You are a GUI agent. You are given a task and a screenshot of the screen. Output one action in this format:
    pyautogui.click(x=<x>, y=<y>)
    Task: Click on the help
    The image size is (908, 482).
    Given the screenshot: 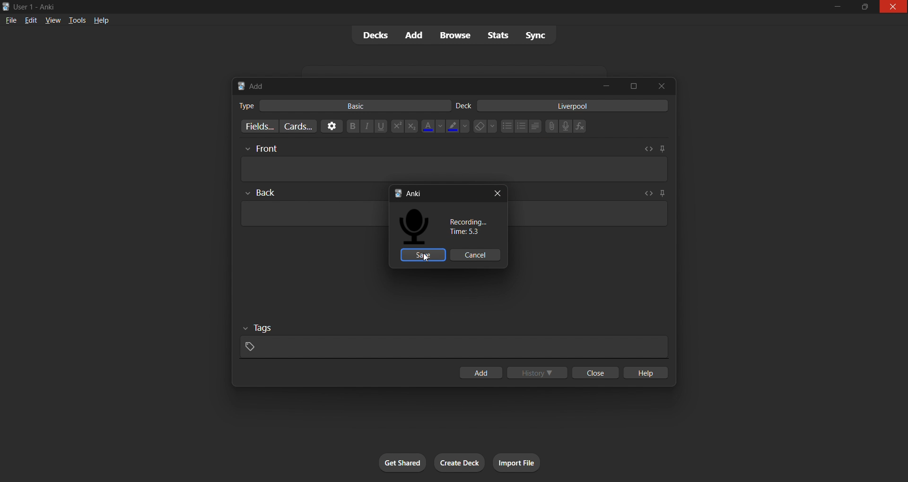 What is the action you would take?
    pyautogui.click(x=649, y=372)
    